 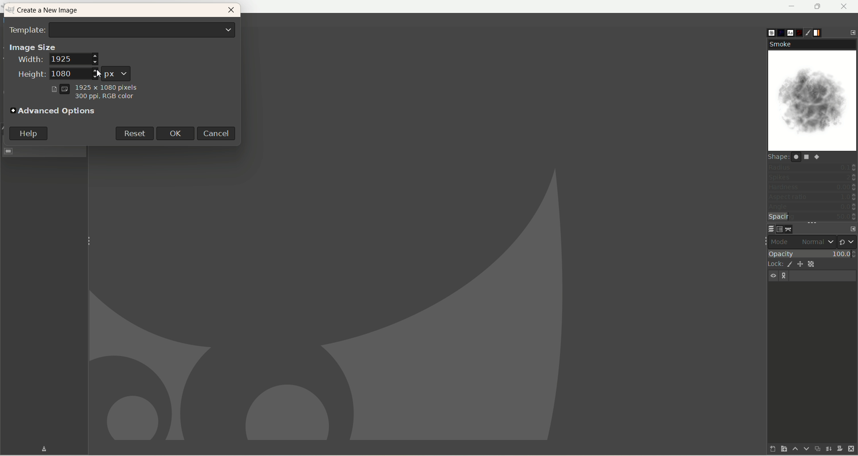 What do you see at coordinates (812, 197) in the screenshot?
I see `aspect ratio` at bounding box center [812, 197].